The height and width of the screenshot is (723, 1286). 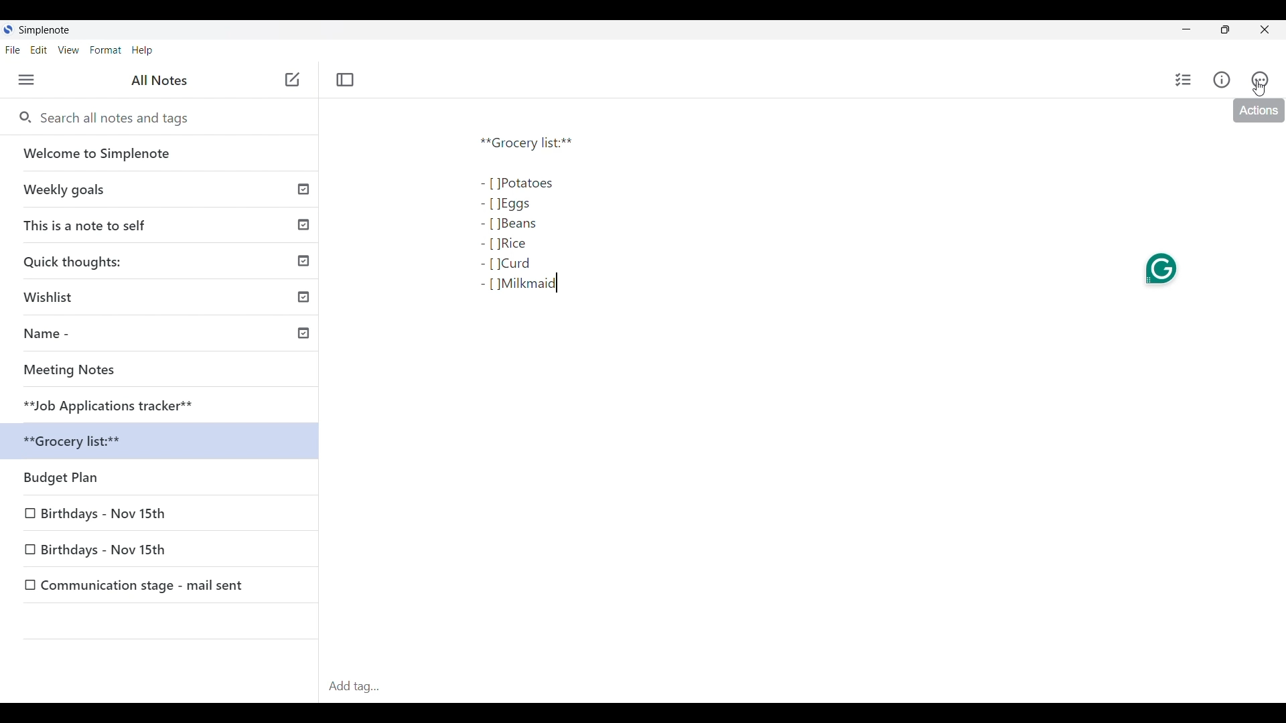 I want to click on Info, so click(x=1222, y=80).